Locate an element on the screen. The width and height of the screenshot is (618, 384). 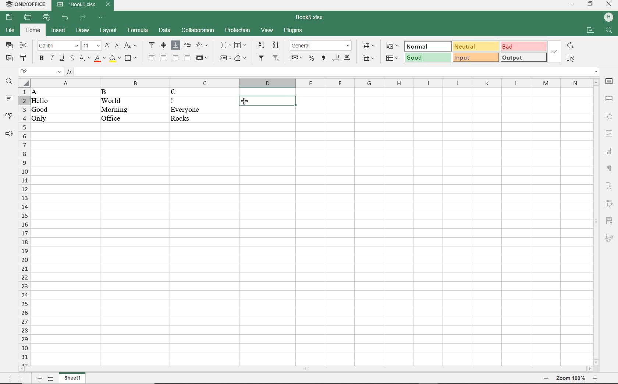
align middle is located at coordinates (164, 46).